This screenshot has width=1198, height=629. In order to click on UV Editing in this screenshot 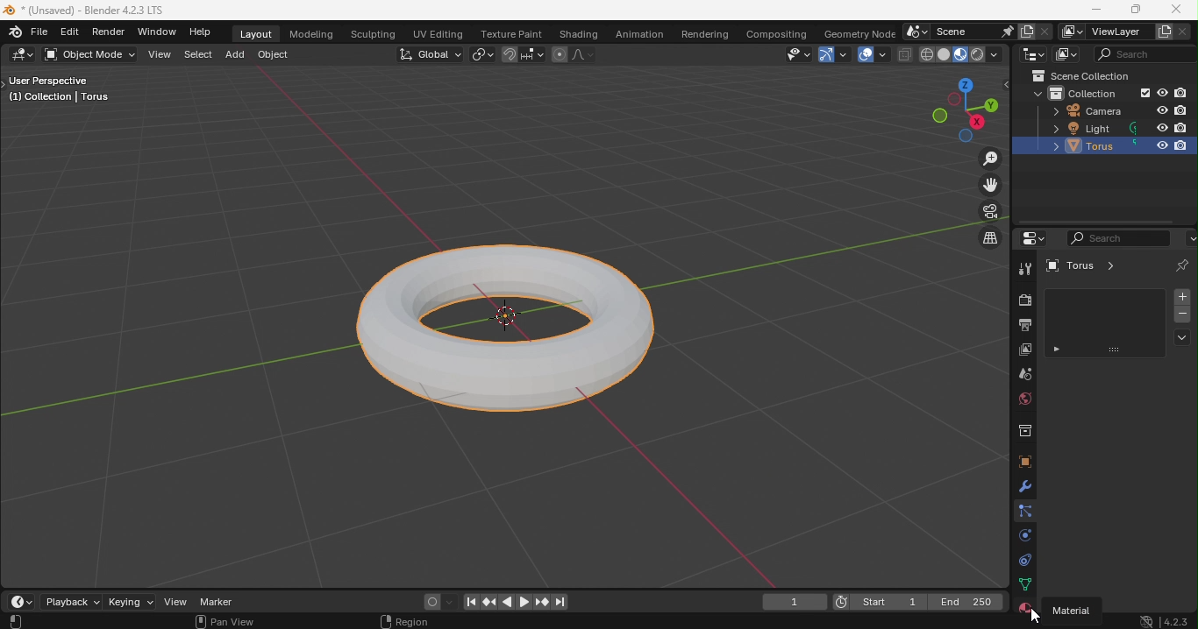, I will do `click(439, 32)`.